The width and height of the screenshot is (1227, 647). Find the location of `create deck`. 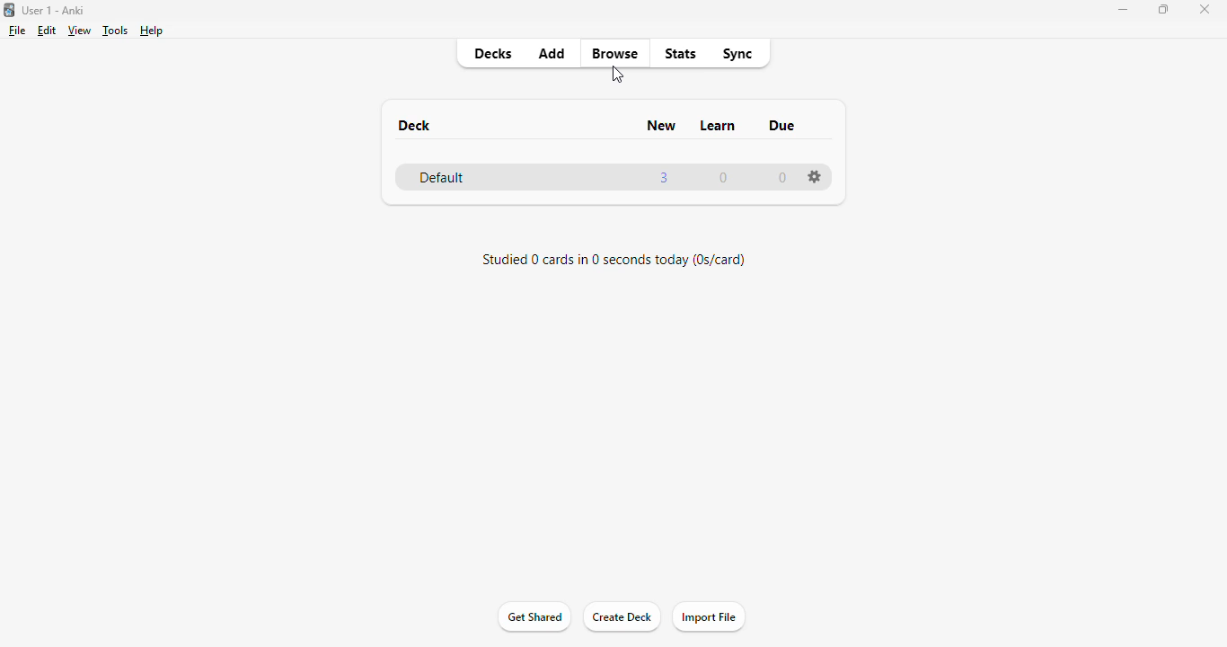

create deck is located at coordinates (621, 617).